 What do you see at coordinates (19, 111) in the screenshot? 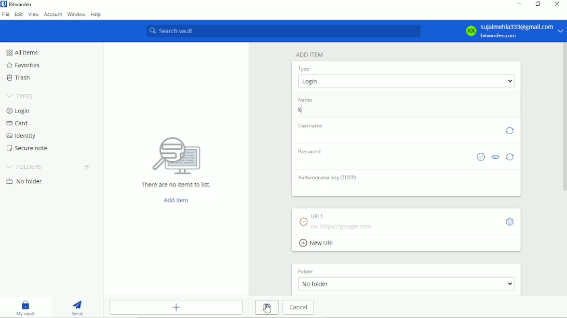
I see `Login` at bounding box center [19, 111].